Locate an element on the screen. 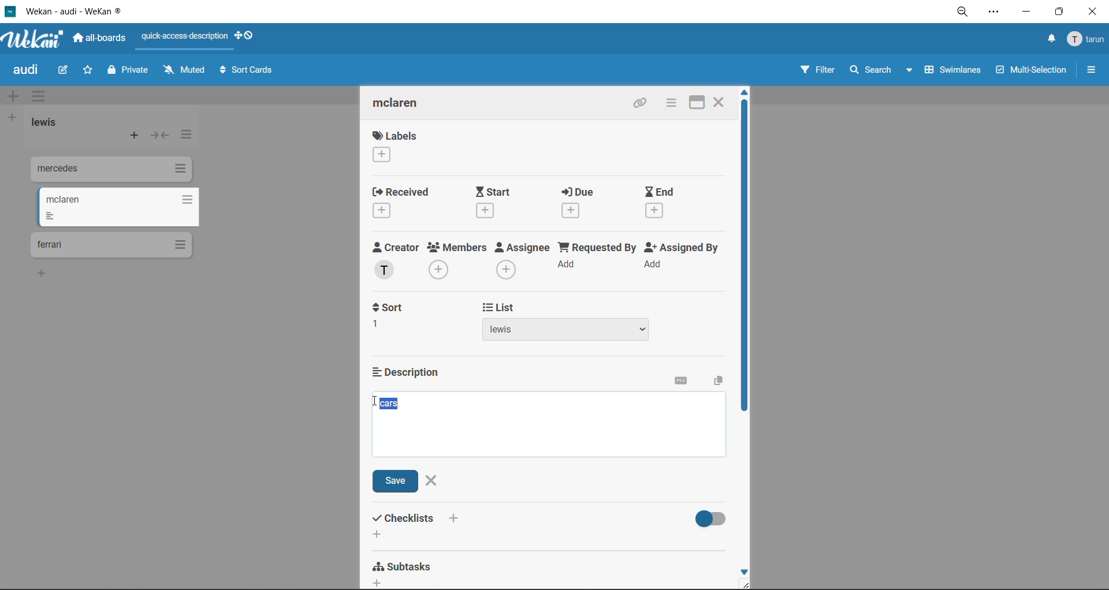  vertical scroll bar is located at coordinates (745, 259).